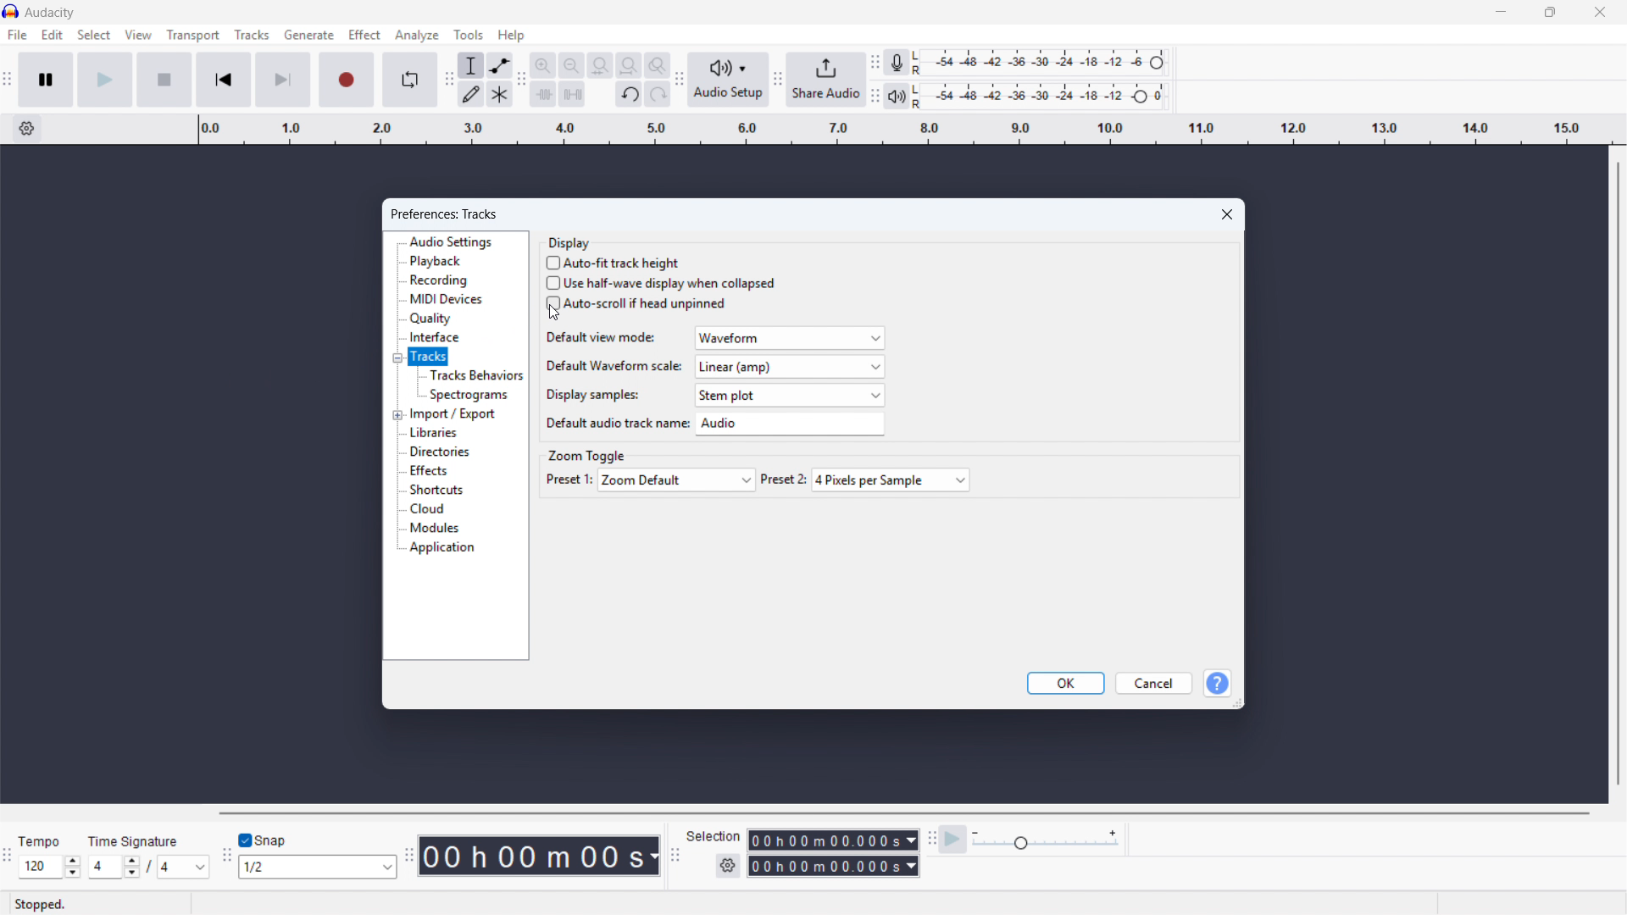 The height and width of the screenshot is (915, 1627). What do you see at coordinates (1598, 12) in the screenshot?
I see `close` at bounding box center [1598, 12].